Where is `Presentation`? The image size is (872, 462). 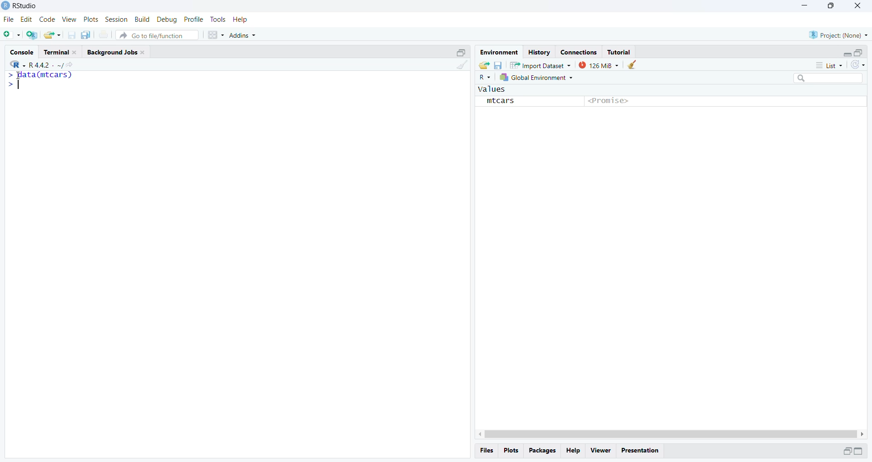 Presentation is located at coordinates (639, 451).